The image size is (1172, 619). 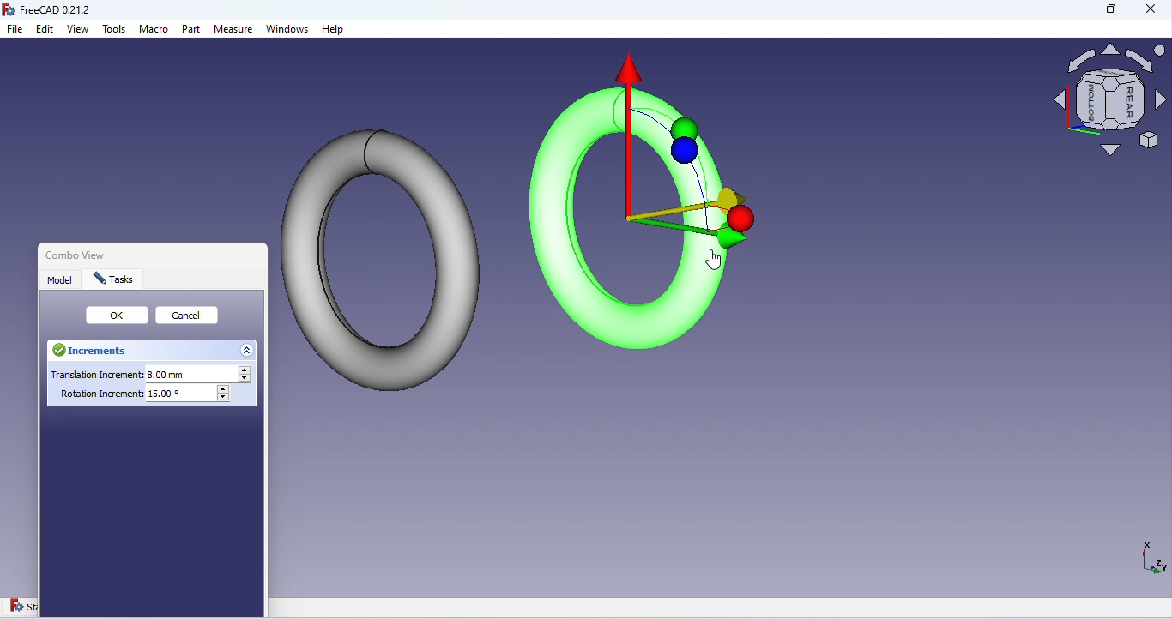 What do you see at coordinates (45, 30) in the screenshot?
I see `Edit` at bounding box center [45, 30].